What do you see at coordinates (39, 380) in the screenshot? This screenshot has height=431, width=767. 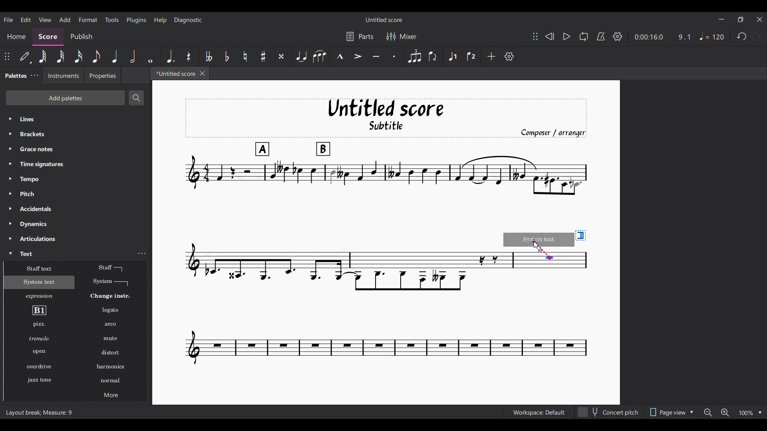 I see `Jazz stone` at bounding box center [39, 380].